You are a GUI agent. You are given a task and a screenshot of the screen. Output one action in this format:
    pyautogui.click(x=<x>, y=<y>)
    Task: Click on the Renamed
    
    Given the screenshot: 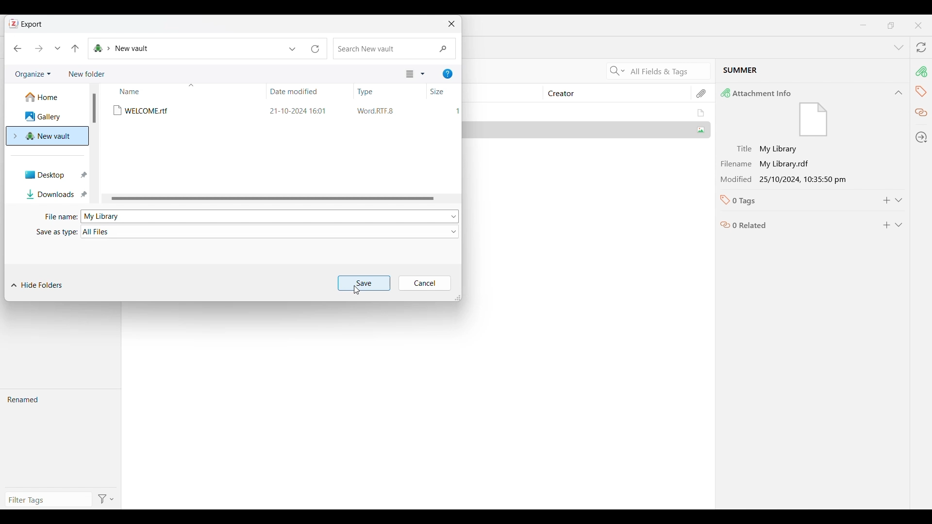 What is the action you would take?
    pyautogui.click(x=60, y=438)
    